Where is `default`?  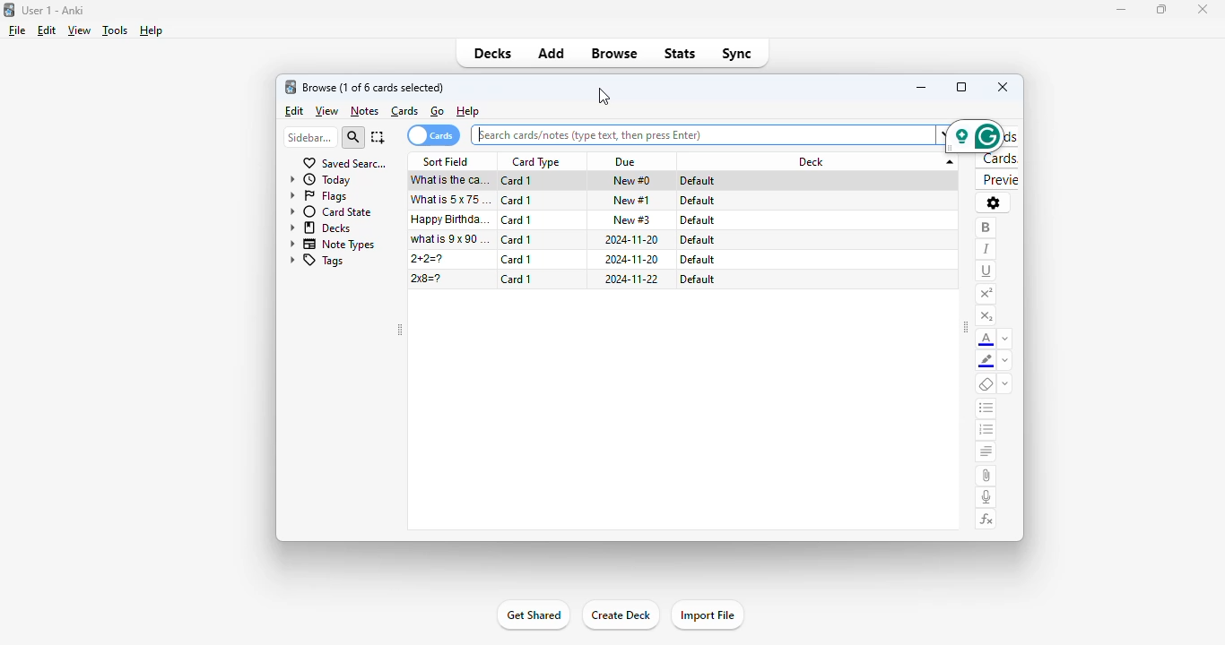
default is located at coordinates (698, 220).